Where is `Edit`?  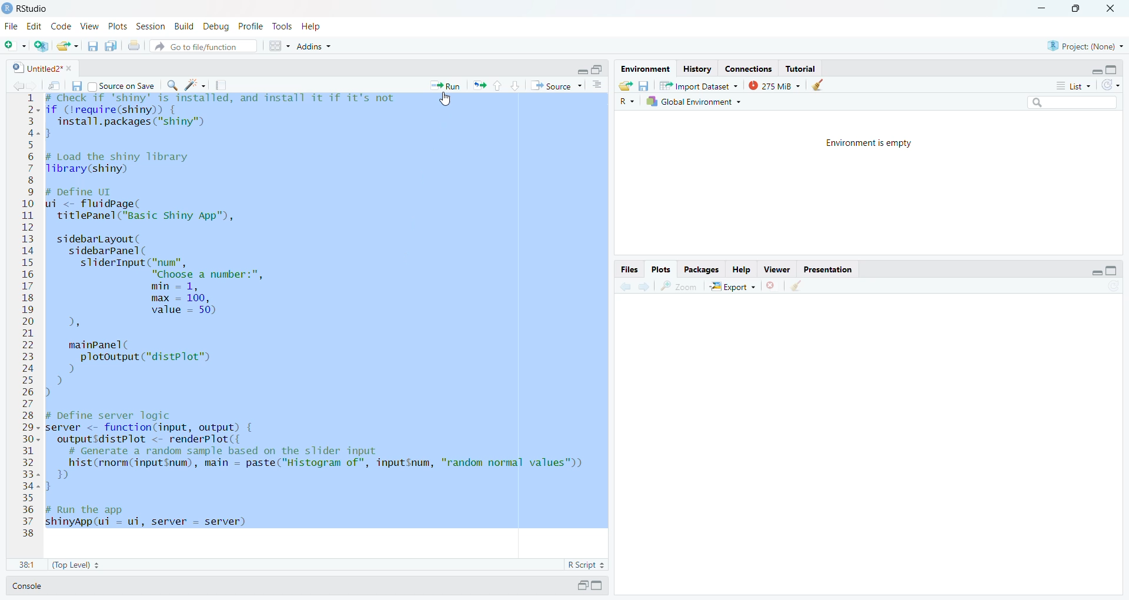 Edit is located at coordinates (35, 27).